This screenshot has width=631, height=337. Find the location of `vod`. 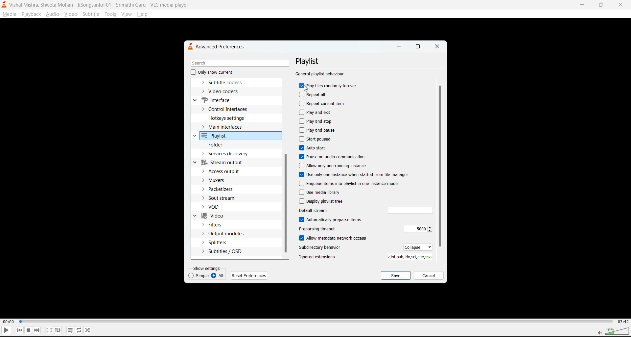

vod is located at coordinates (215, 207).